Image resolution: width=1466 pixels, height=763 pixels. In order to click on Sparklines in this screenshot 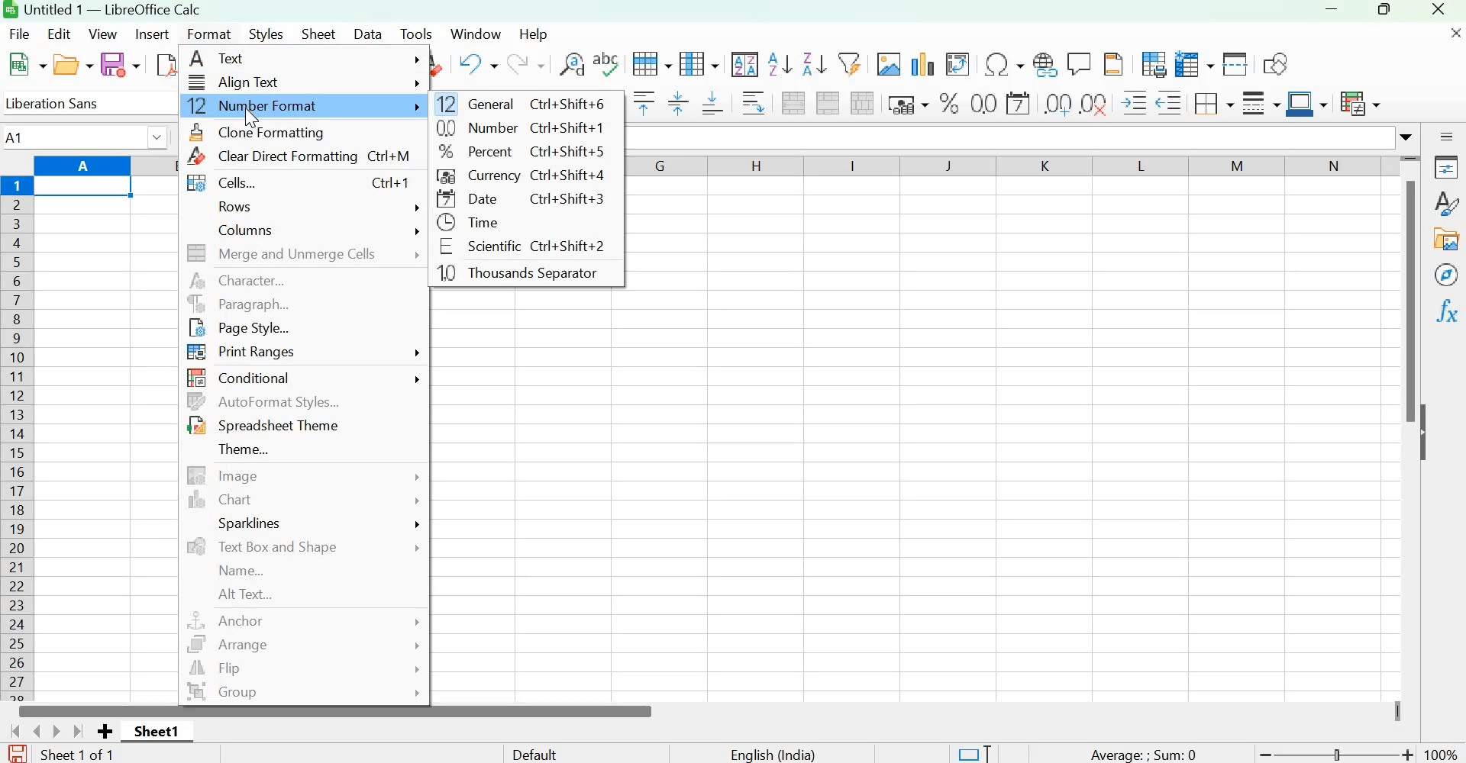, I will do `click(251, 522)`.